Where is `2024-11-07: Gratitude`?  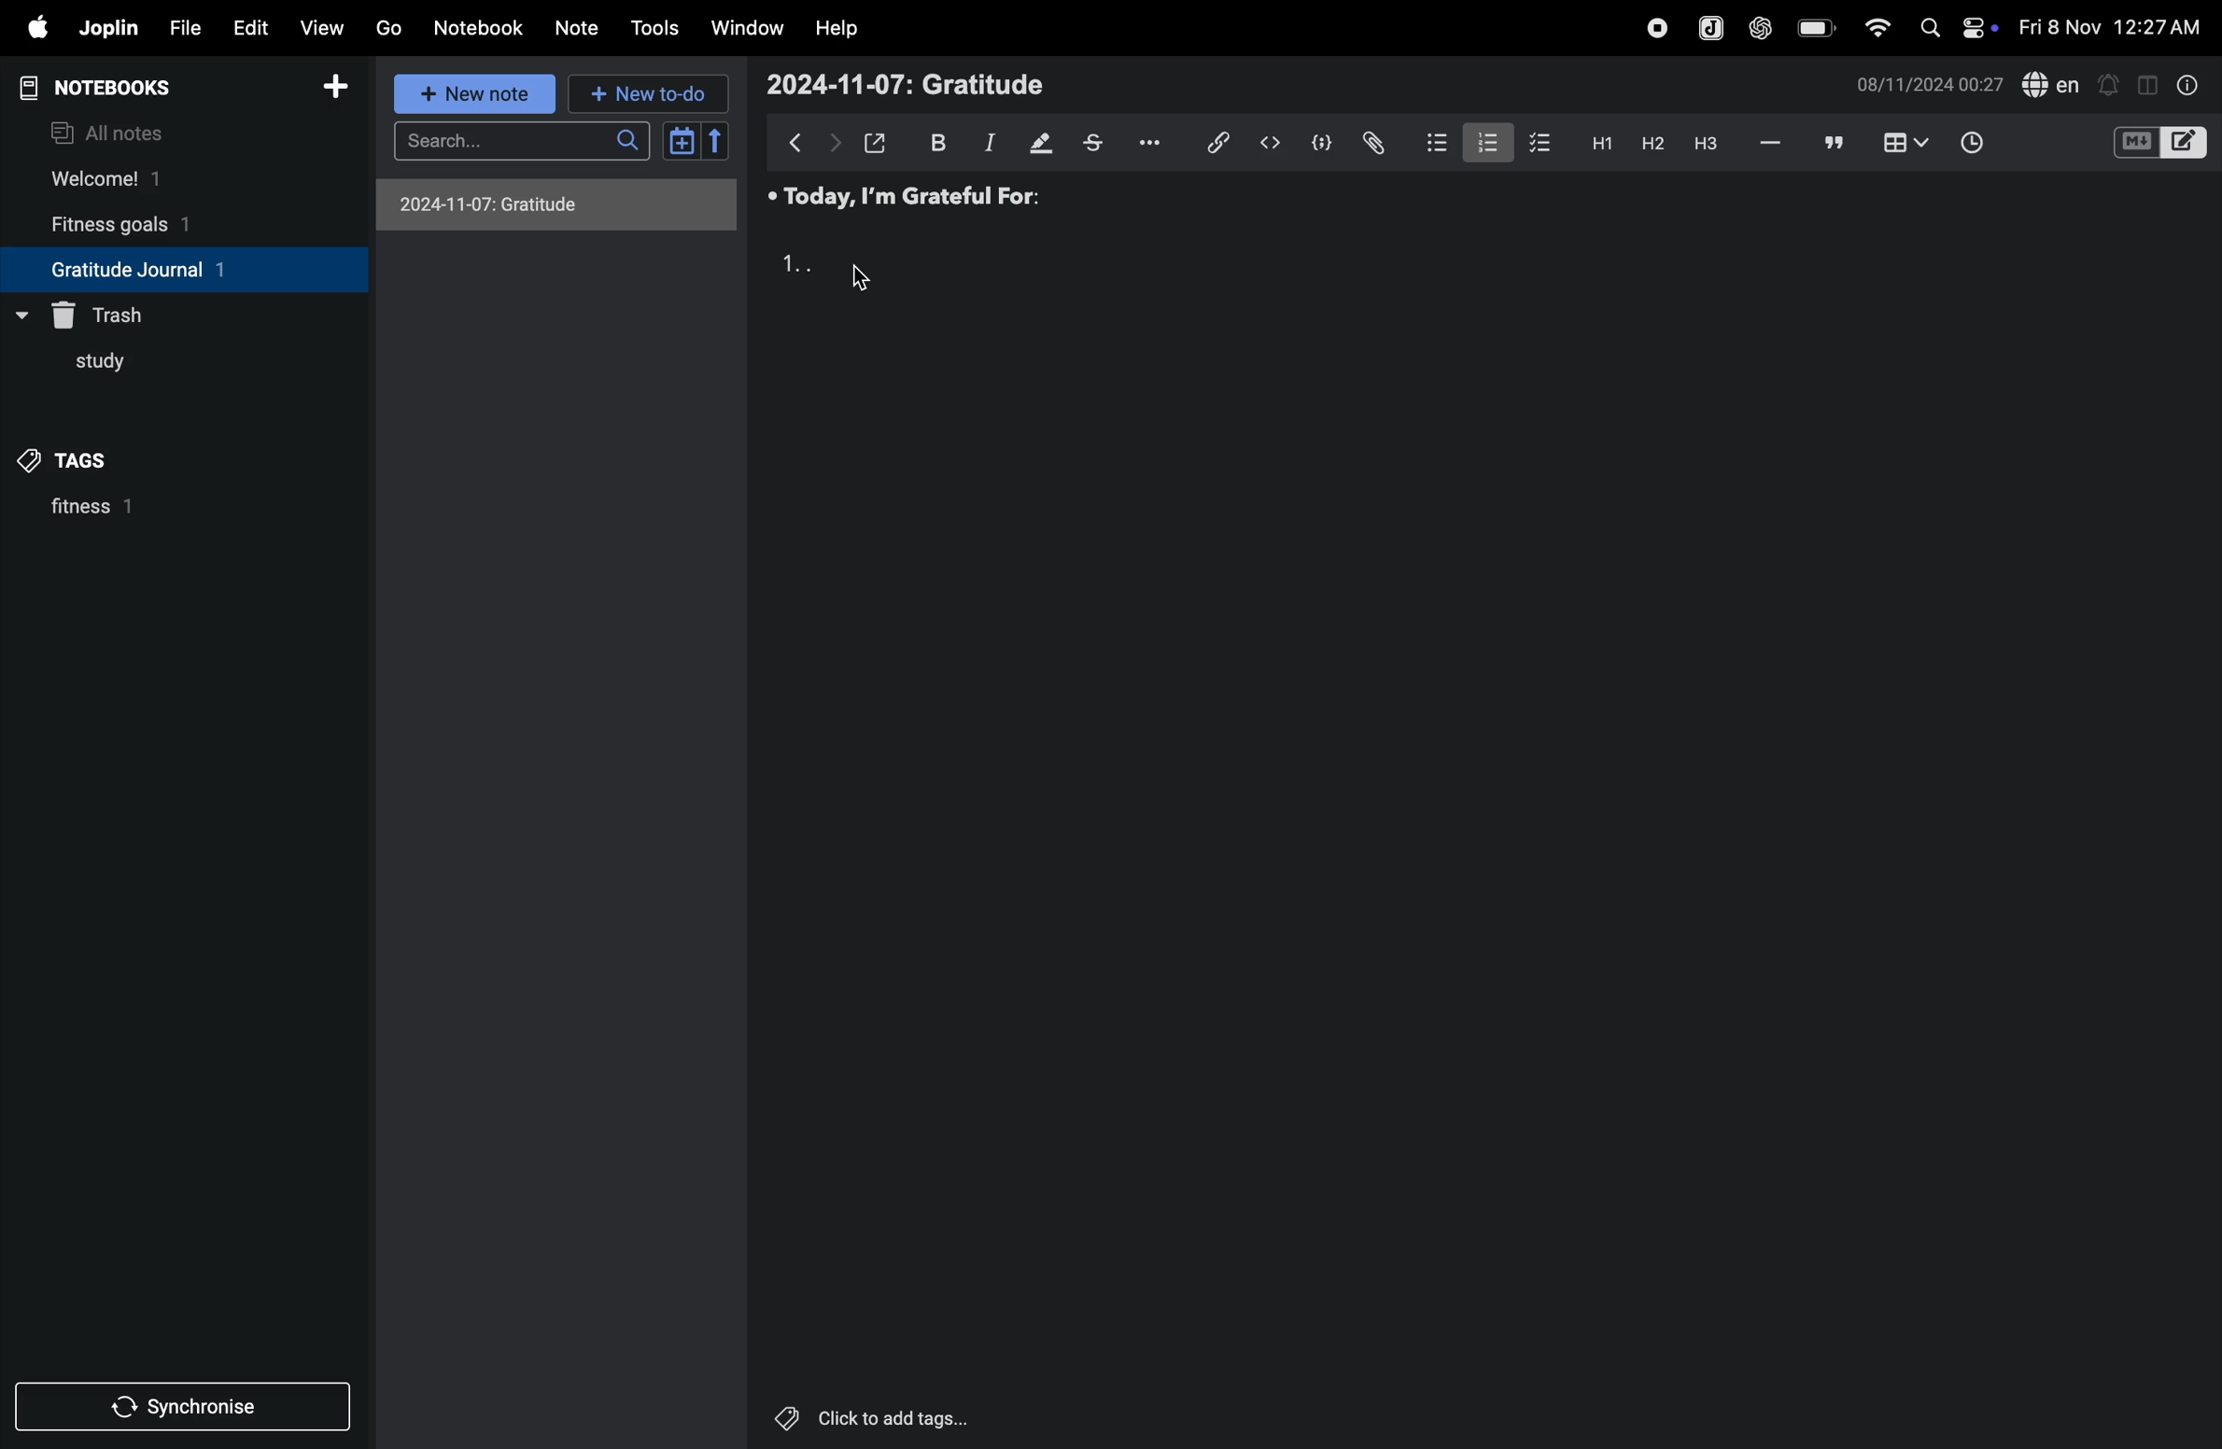 2024-11-07: Gratitude is located at coordinates (556, 204).